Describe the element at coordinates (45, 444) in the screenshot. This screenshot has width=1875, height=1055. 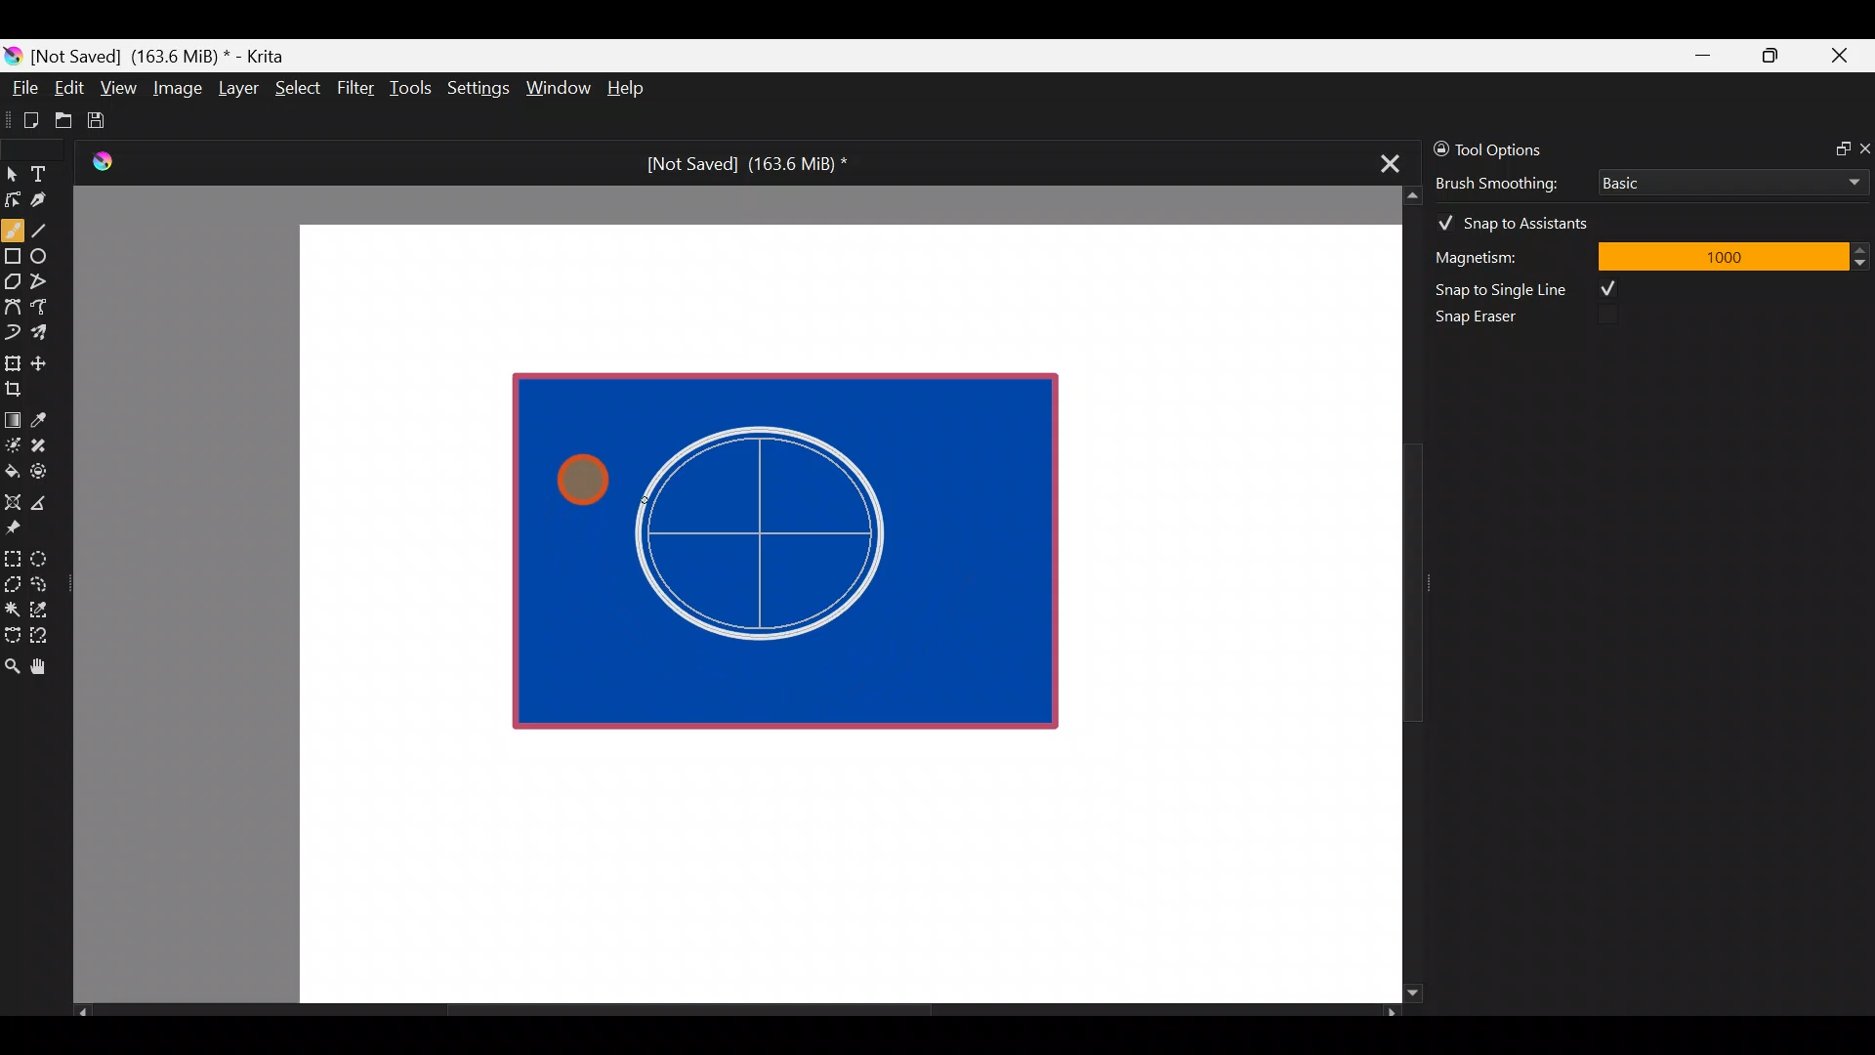
I see `Smart patch tool` at that location.